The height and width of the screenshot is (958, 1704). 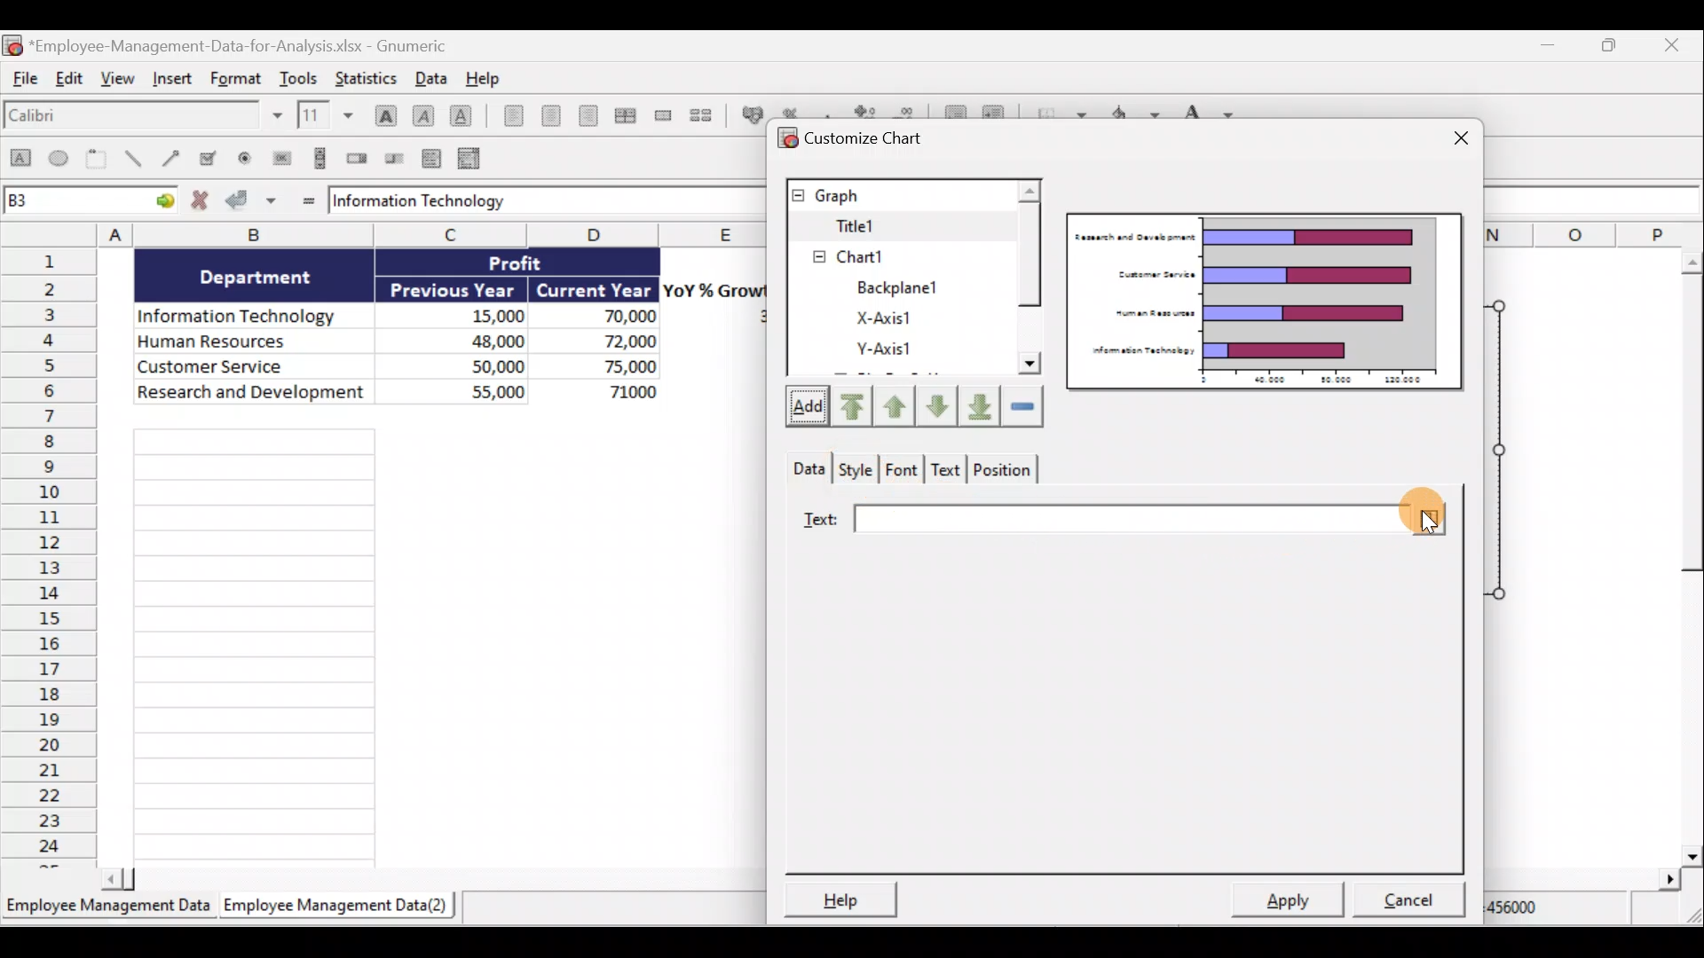 I want to click on Columns, so click(x=380, y=233).